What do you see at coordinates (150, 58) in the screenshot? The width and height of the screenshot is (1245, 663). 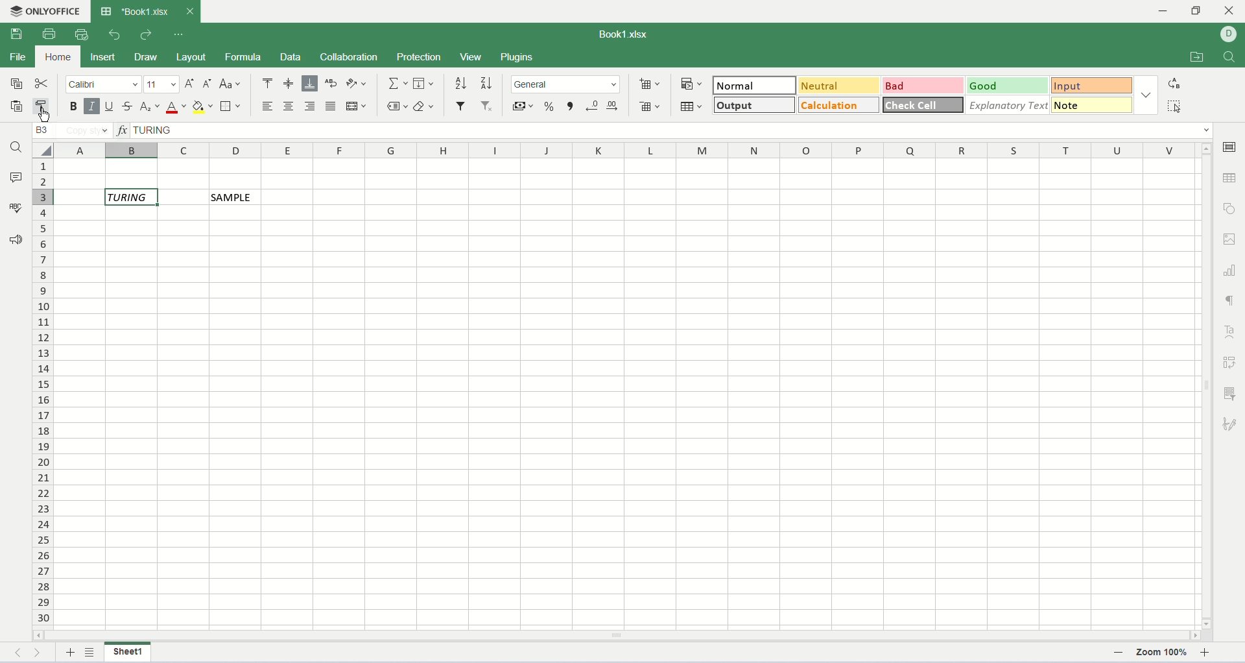 I see `draw` at bounding box center [150, 58].